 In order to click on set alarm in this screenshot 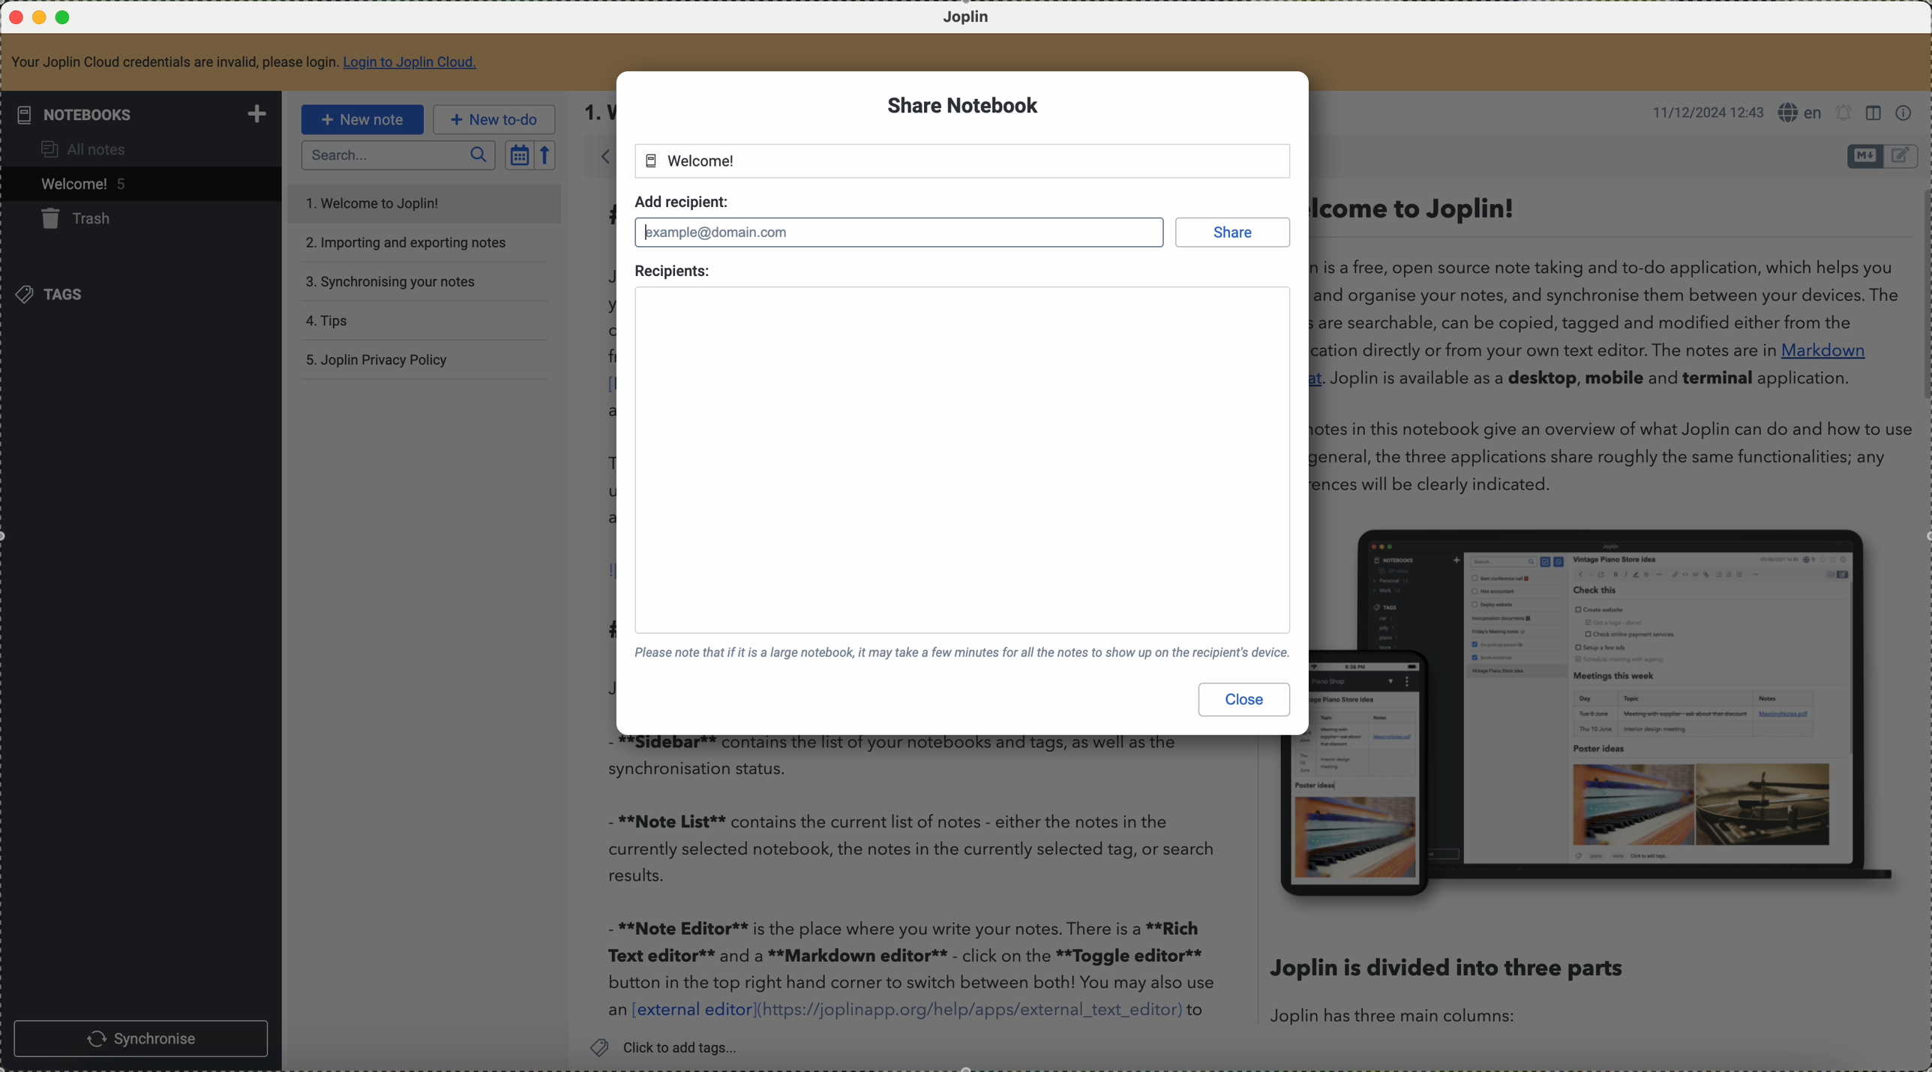, I will do `click(1845, 113)`.